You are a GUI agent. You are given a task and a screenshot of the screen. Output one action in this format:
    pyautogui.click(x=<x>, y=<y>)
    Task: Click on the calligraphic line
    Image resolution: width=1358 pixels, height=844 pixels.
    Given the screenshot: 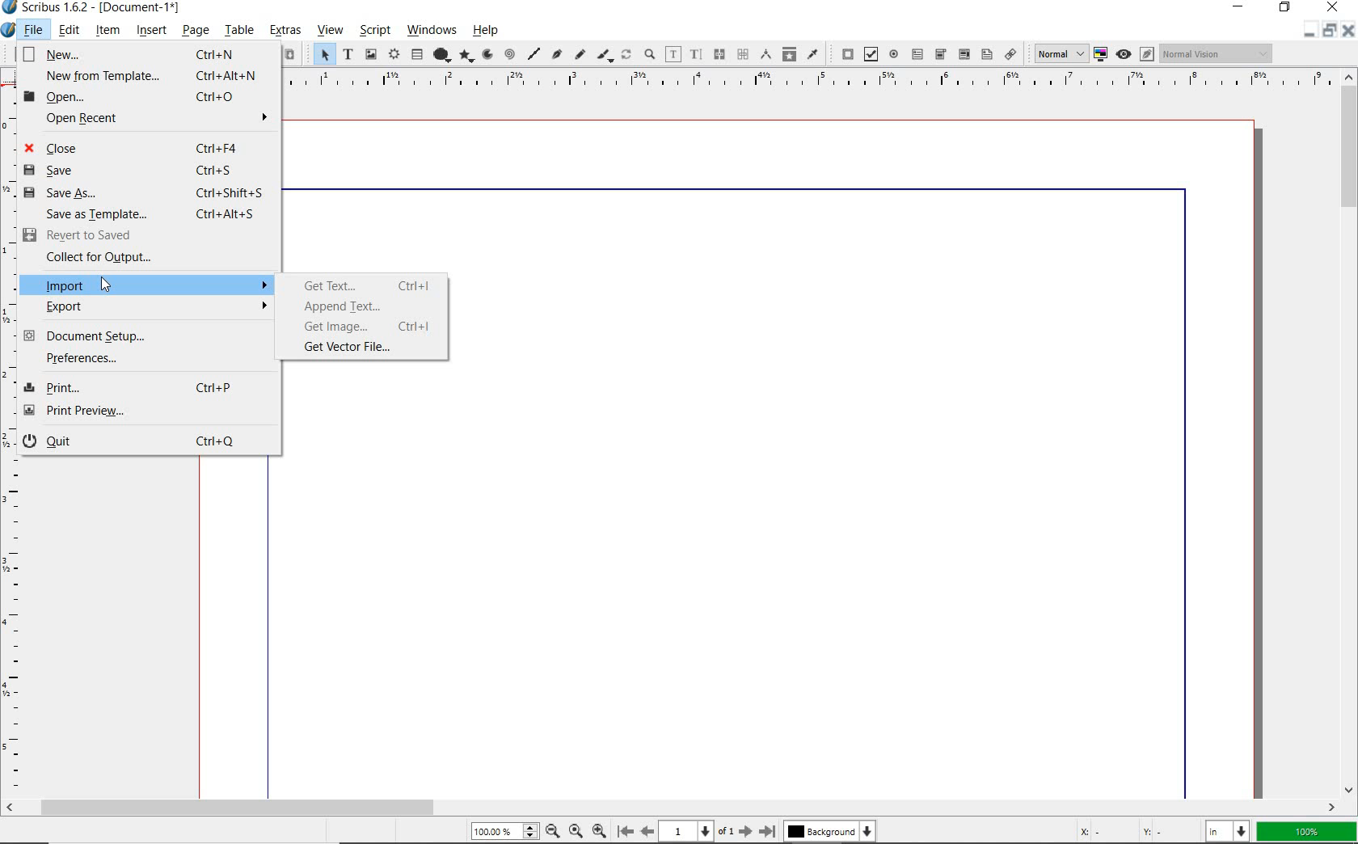 What is the action you would take?
    pyautogui.click(x=606, y=56)
    